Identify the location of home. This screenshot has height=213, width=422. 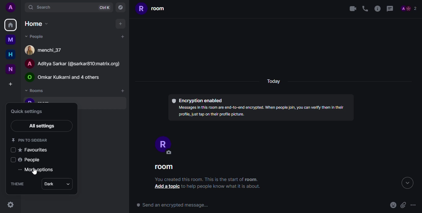
(11, 25).